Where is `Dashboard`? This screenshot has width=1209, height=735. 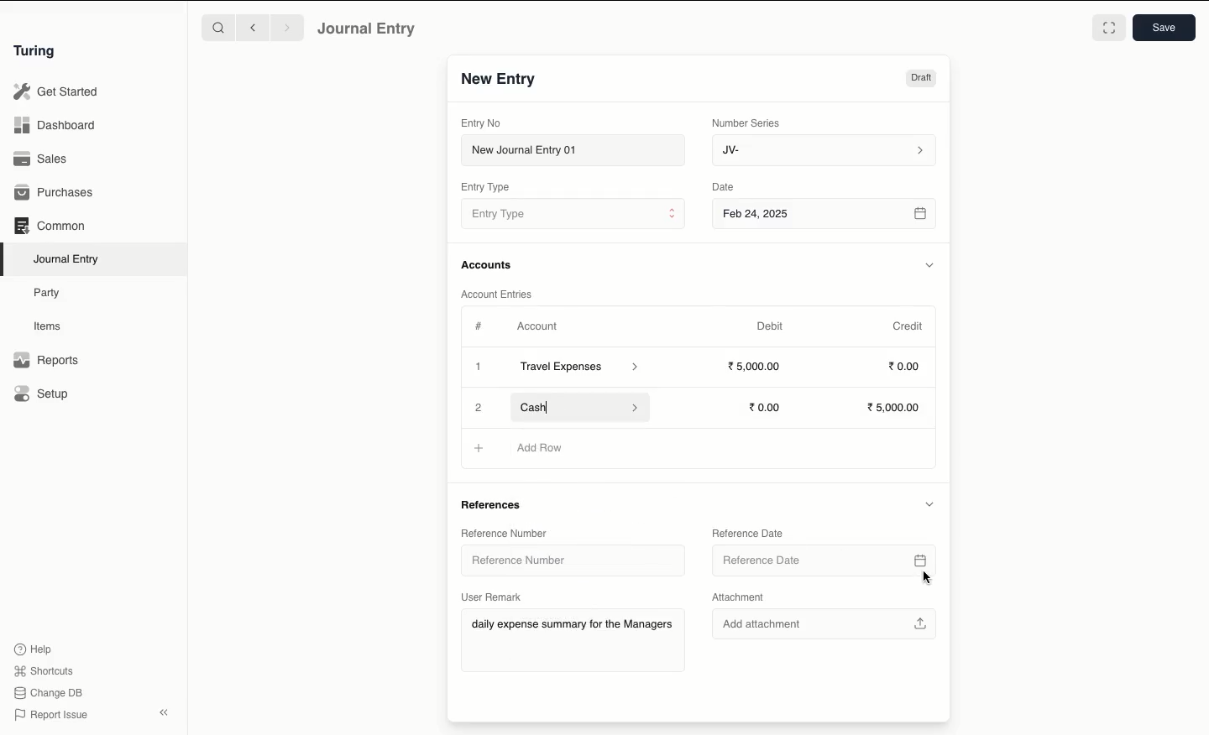 Dashboard is located at coordinates (55, 126).